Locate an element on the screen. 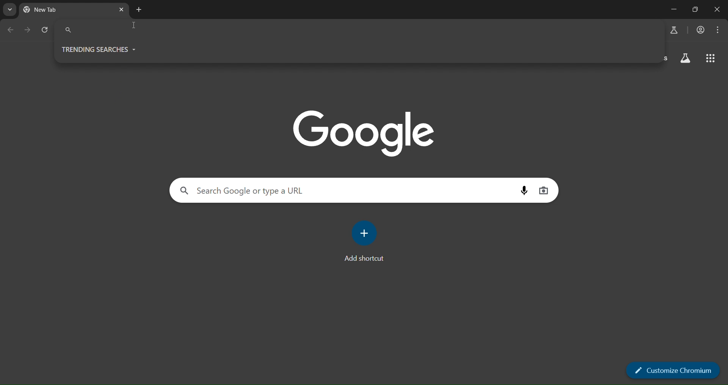 This screenshot has width=728, height=385. new tab is located at coordinates (138, 9).